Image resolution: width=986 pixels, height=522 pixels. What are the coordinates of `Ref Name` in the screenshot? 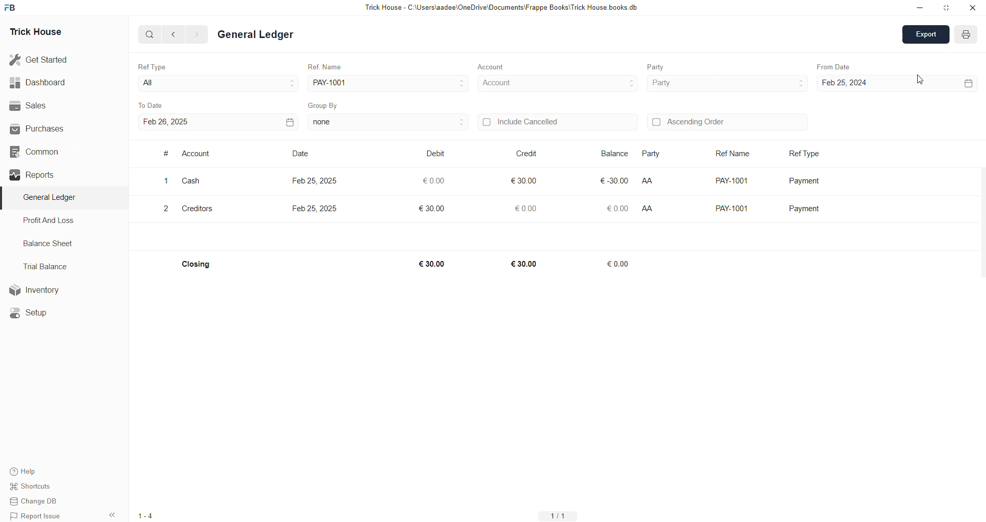 It's located at (732, 152).